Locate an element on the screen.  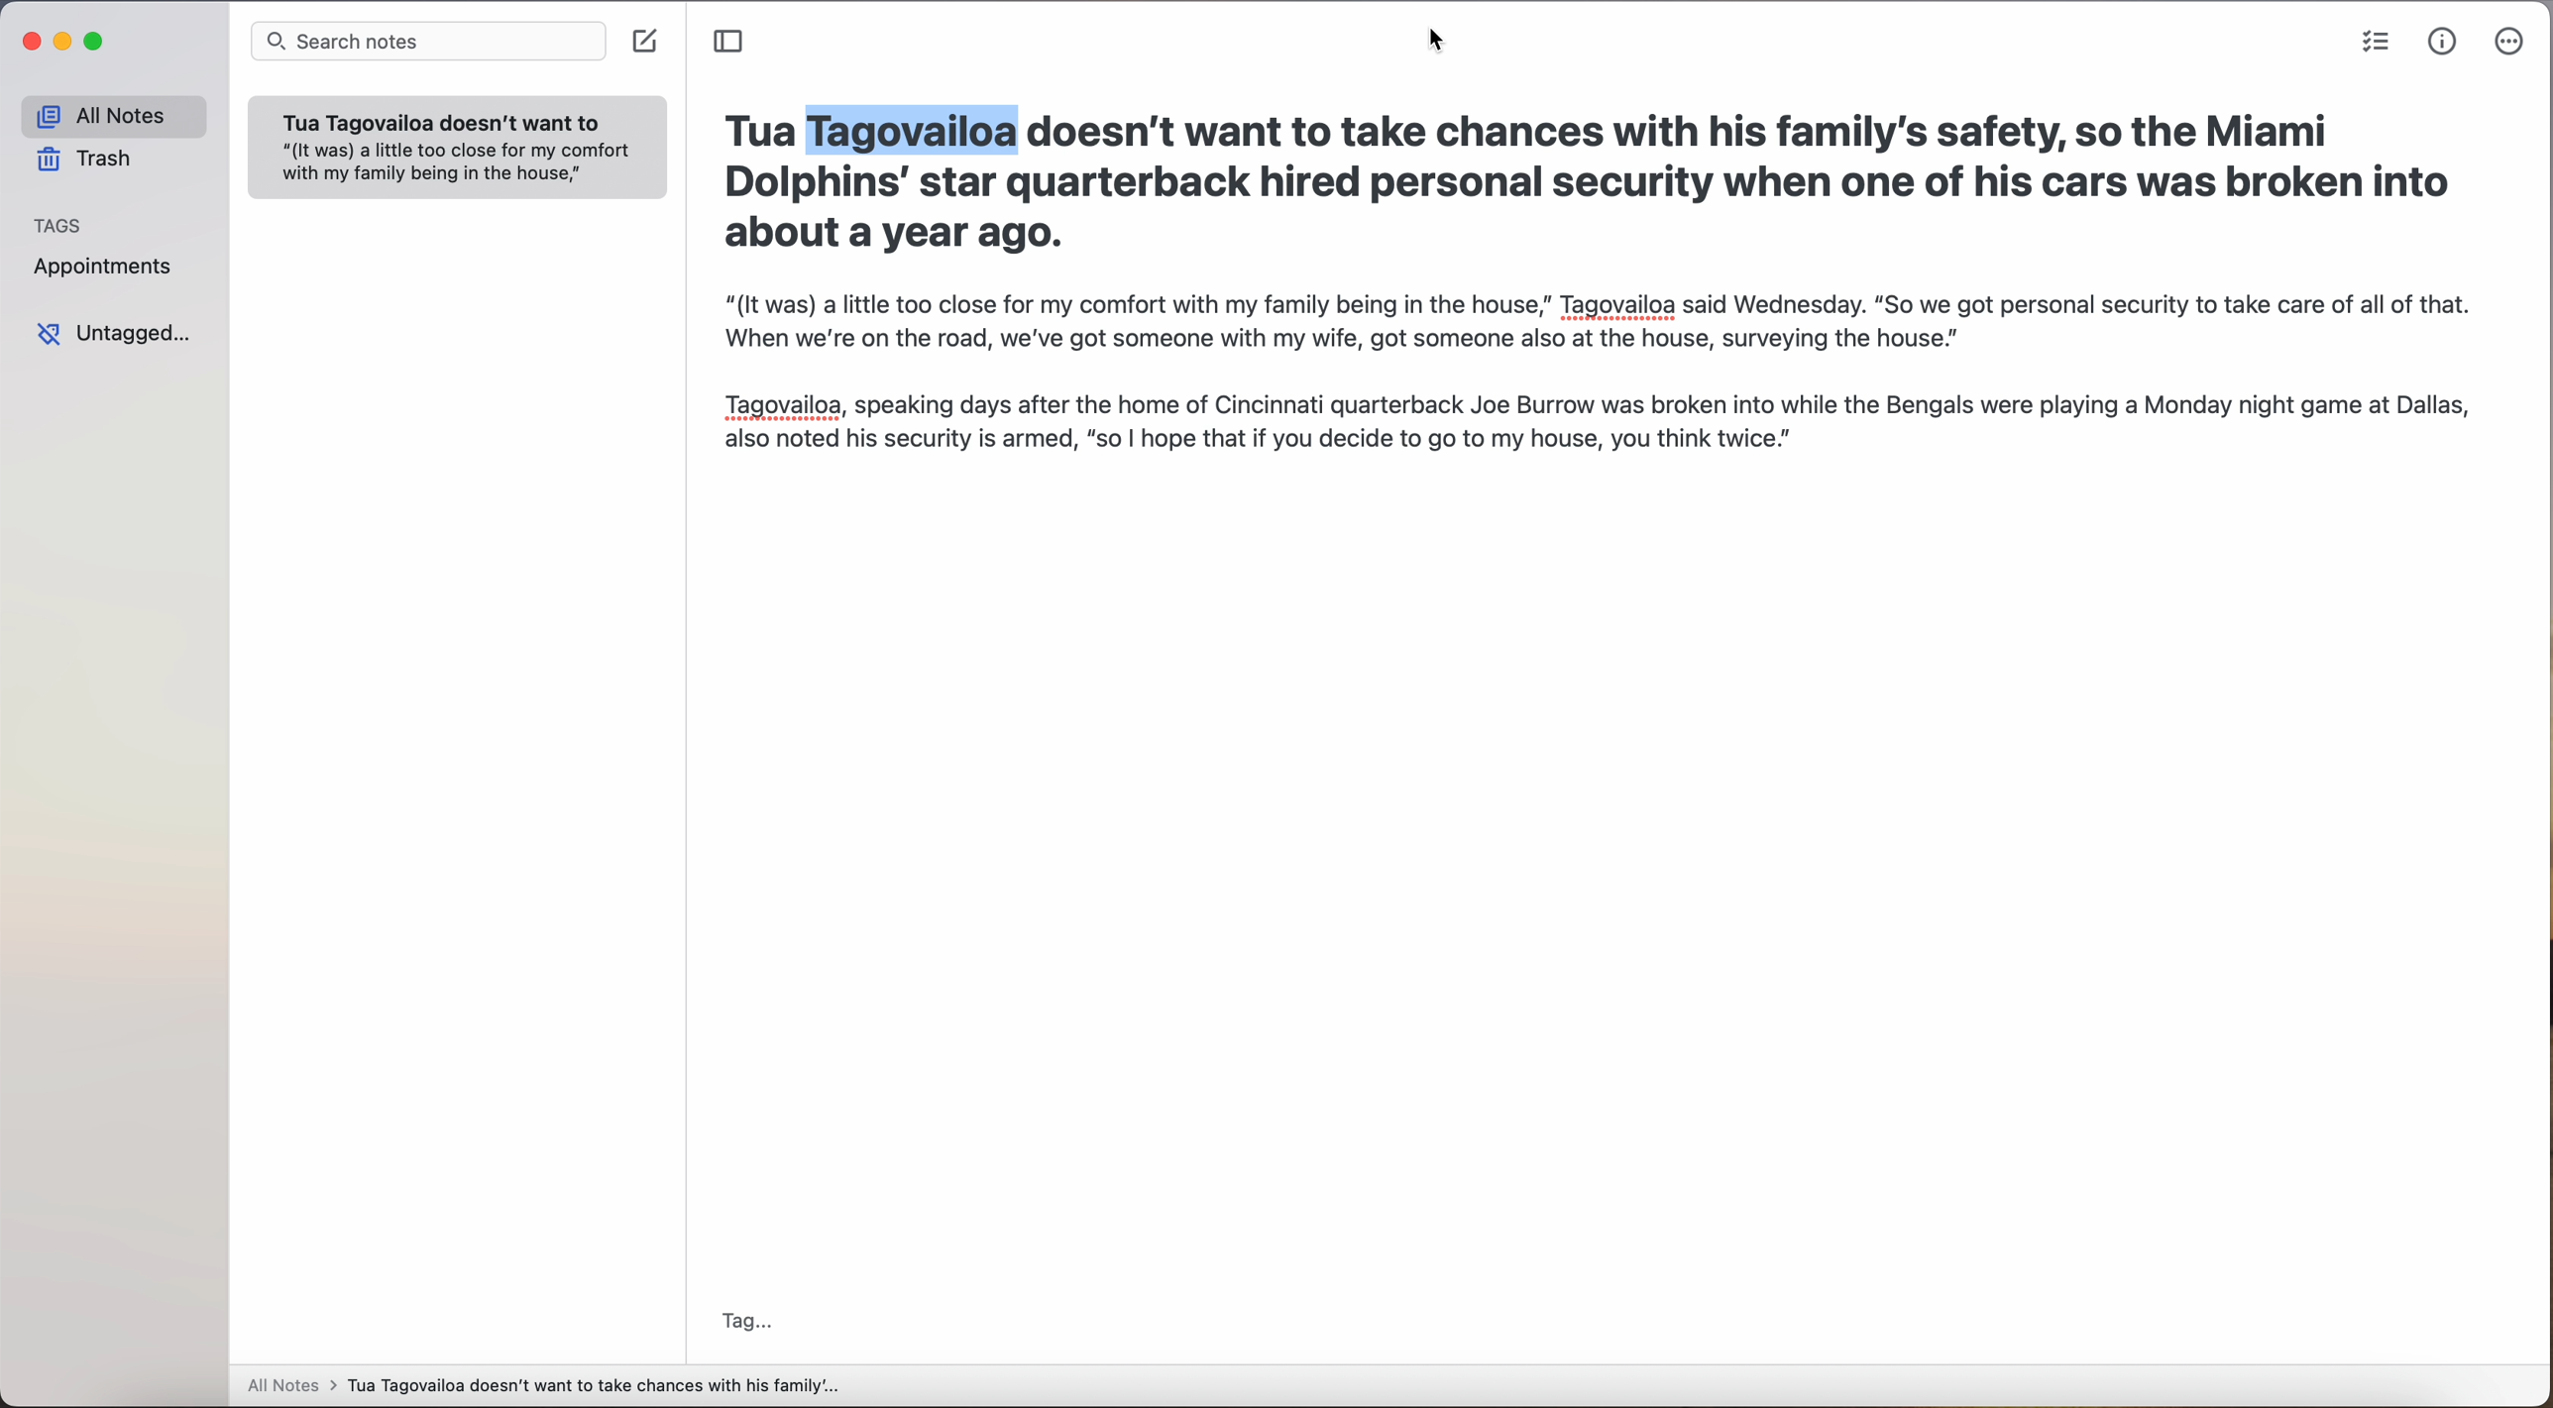
trash is located at coordinates (81, 158).